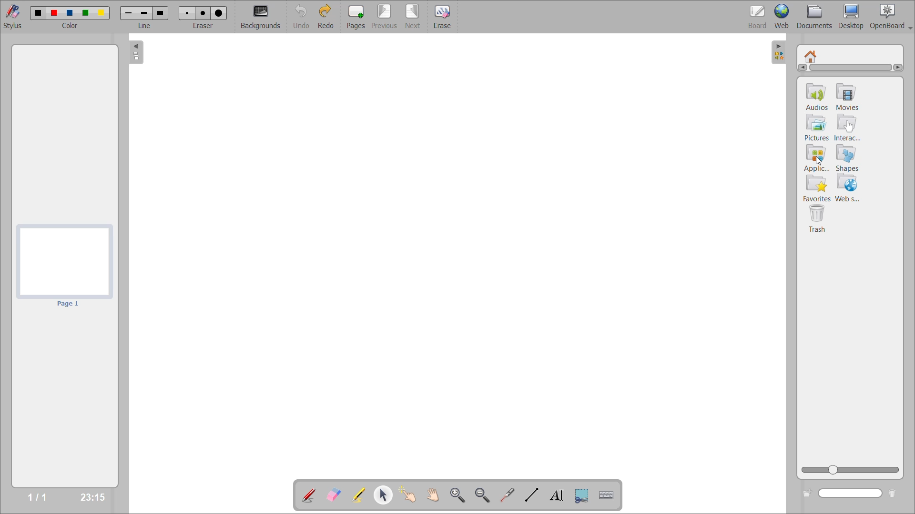 Image resolution: width=915 pixels, height=514 pixels. Describe the element at coordinates (816, 128) in the screenshot. I see `pictures` at that location.